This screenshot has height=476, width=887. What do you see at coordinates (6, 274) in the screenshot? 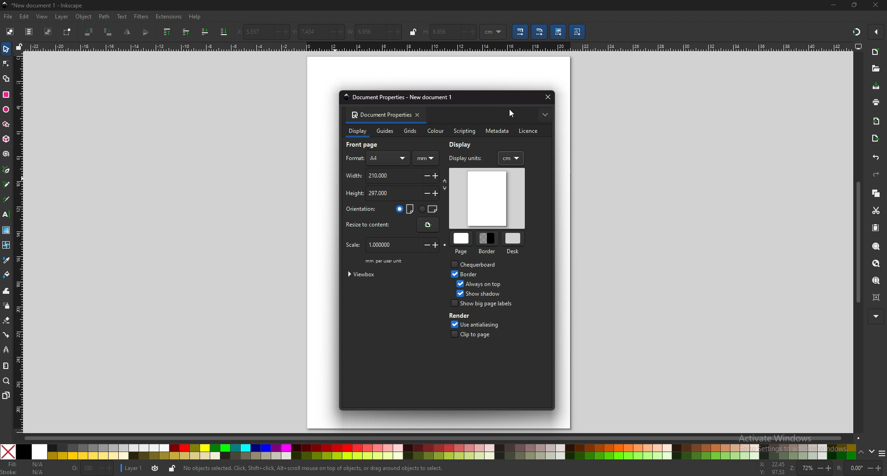
I see `paint bucket` at bounding box center [6, 274].